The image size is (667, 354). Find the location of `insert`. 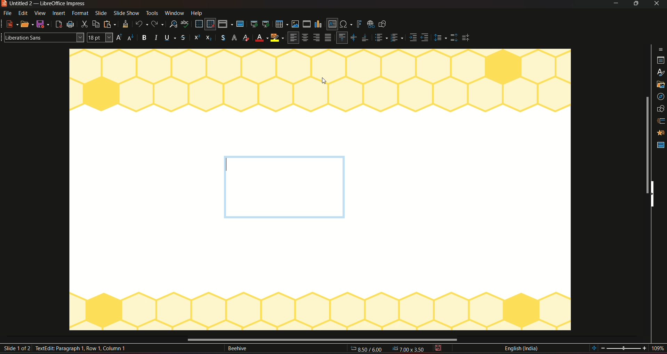

insert is located at coordinates (60, 14).